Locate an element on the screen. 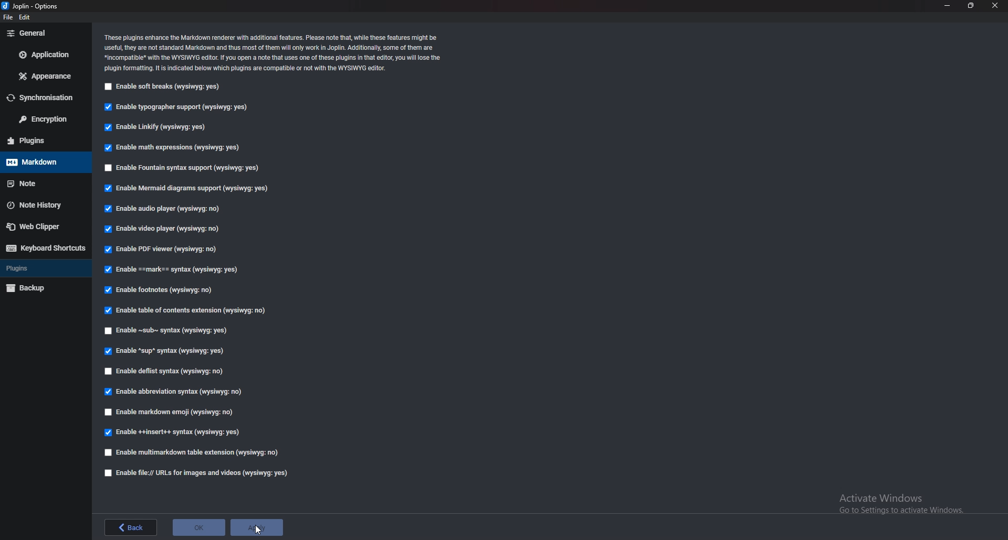 The width and height of the screenshot is (1008, 540). enable fountain syntax support is located at coordinates (186, 168).